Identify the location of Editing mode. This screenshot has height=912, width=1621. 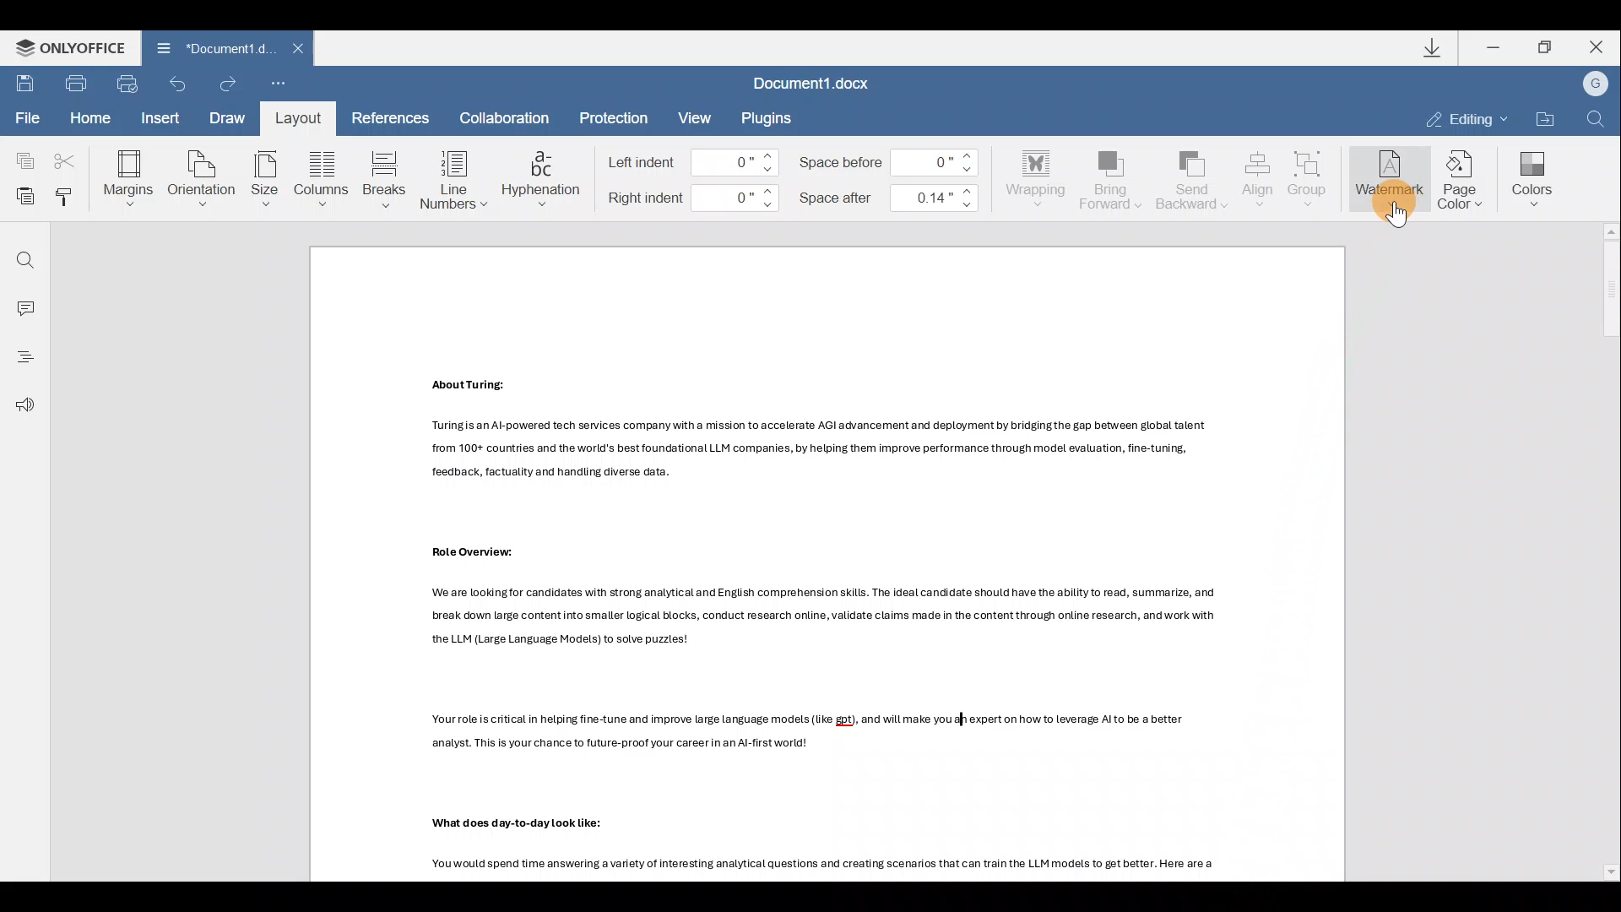
(1463, 117).